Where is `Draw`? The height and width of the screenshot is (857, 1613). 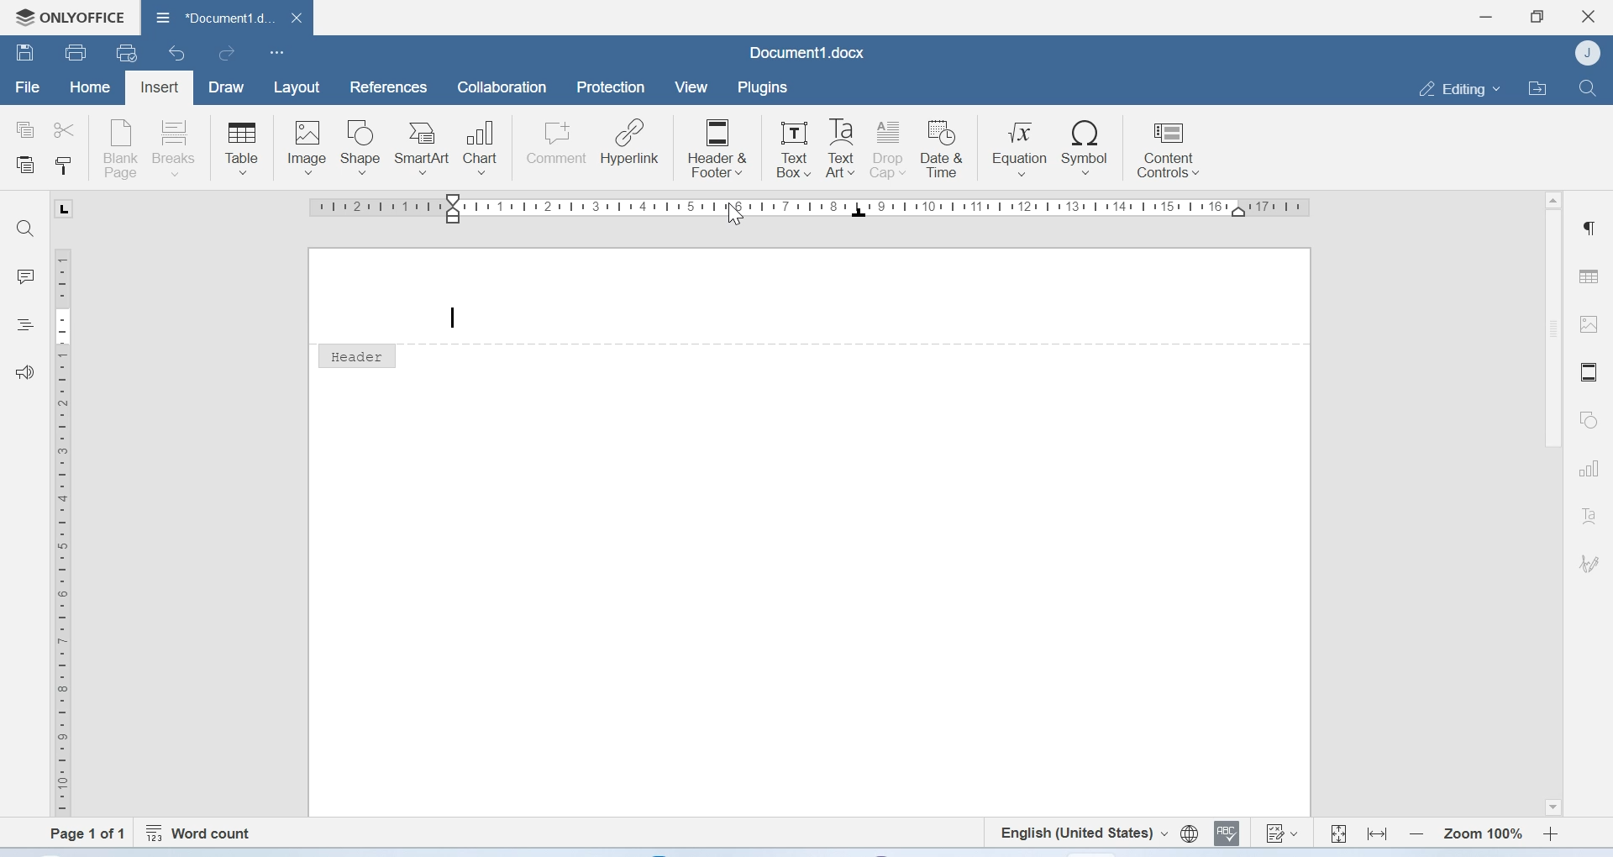
Draw is located at coordinates (230, 87).